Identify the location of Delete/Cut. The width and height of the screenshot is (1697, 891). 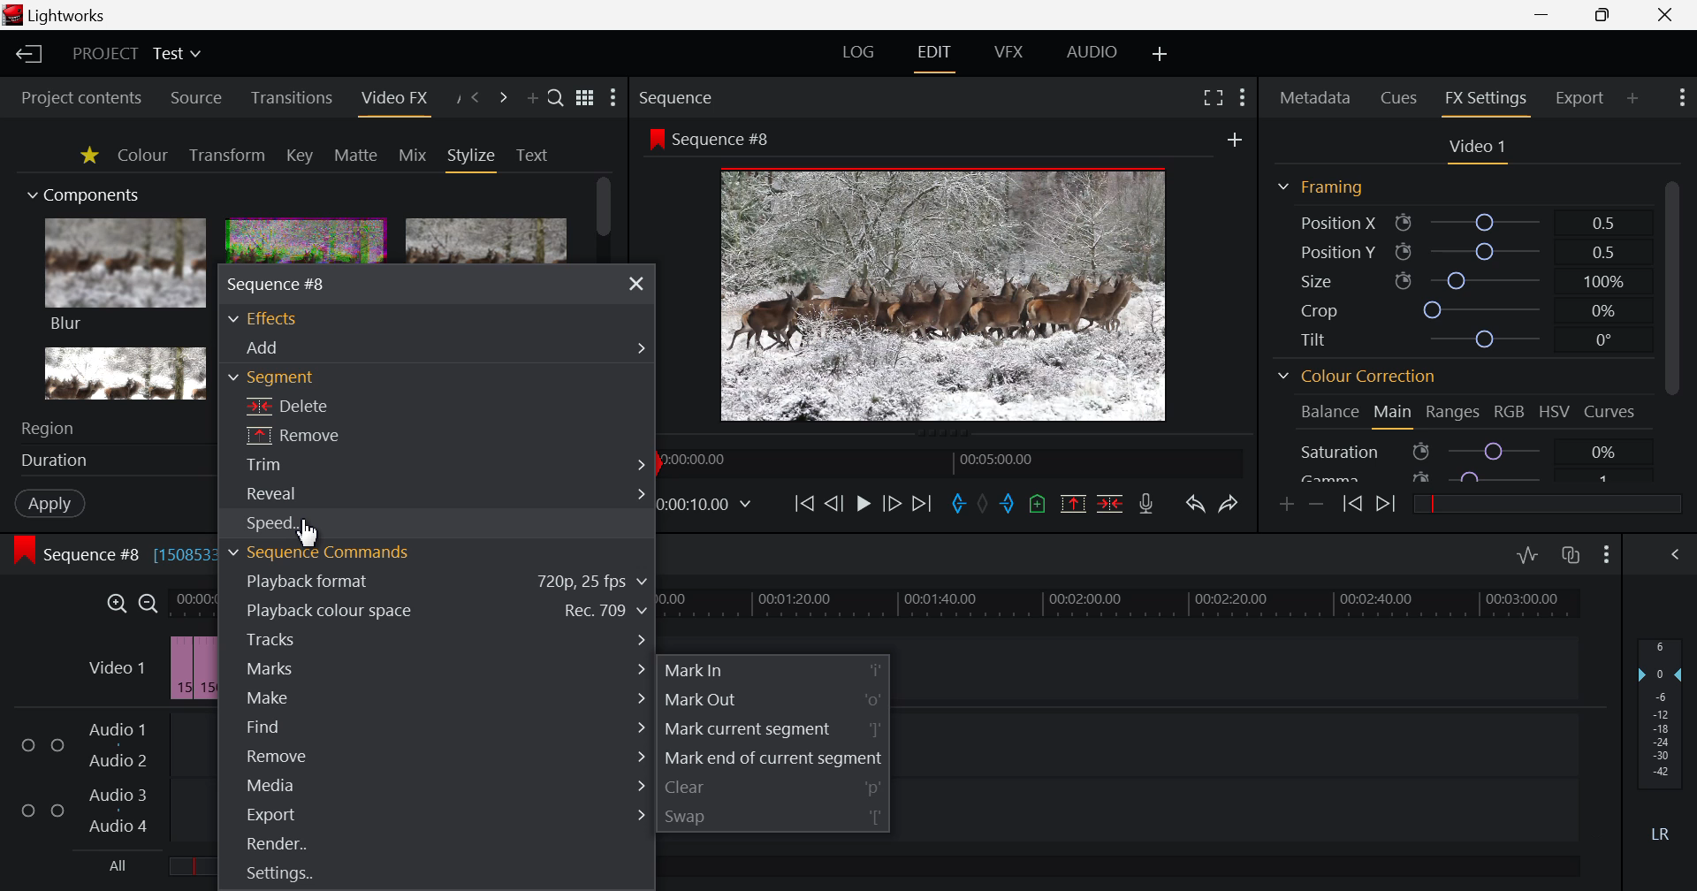
(1110, 504).